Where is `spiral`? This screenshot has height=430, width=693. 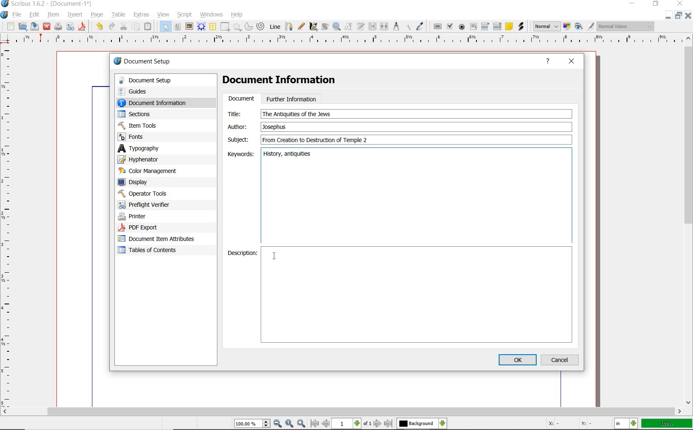
spiral is located at coordinates (262, 26).